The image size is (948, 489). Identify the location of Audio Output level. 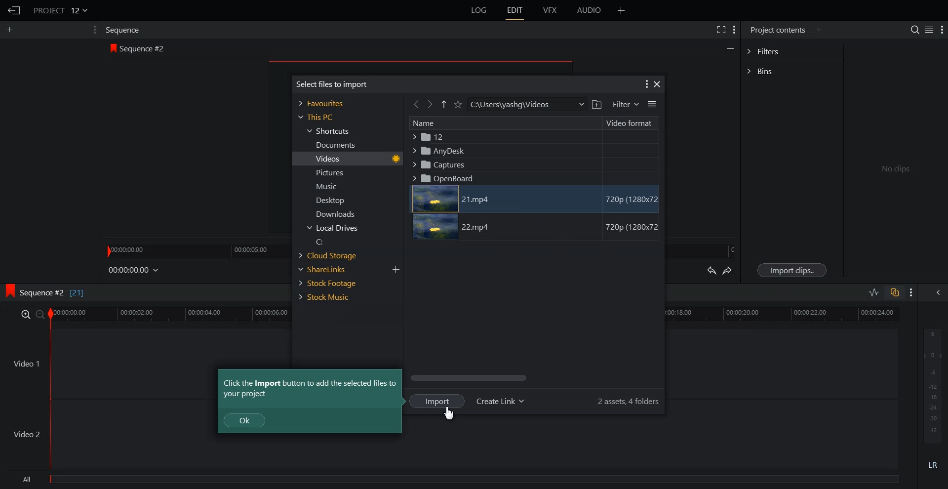
(931, 385).